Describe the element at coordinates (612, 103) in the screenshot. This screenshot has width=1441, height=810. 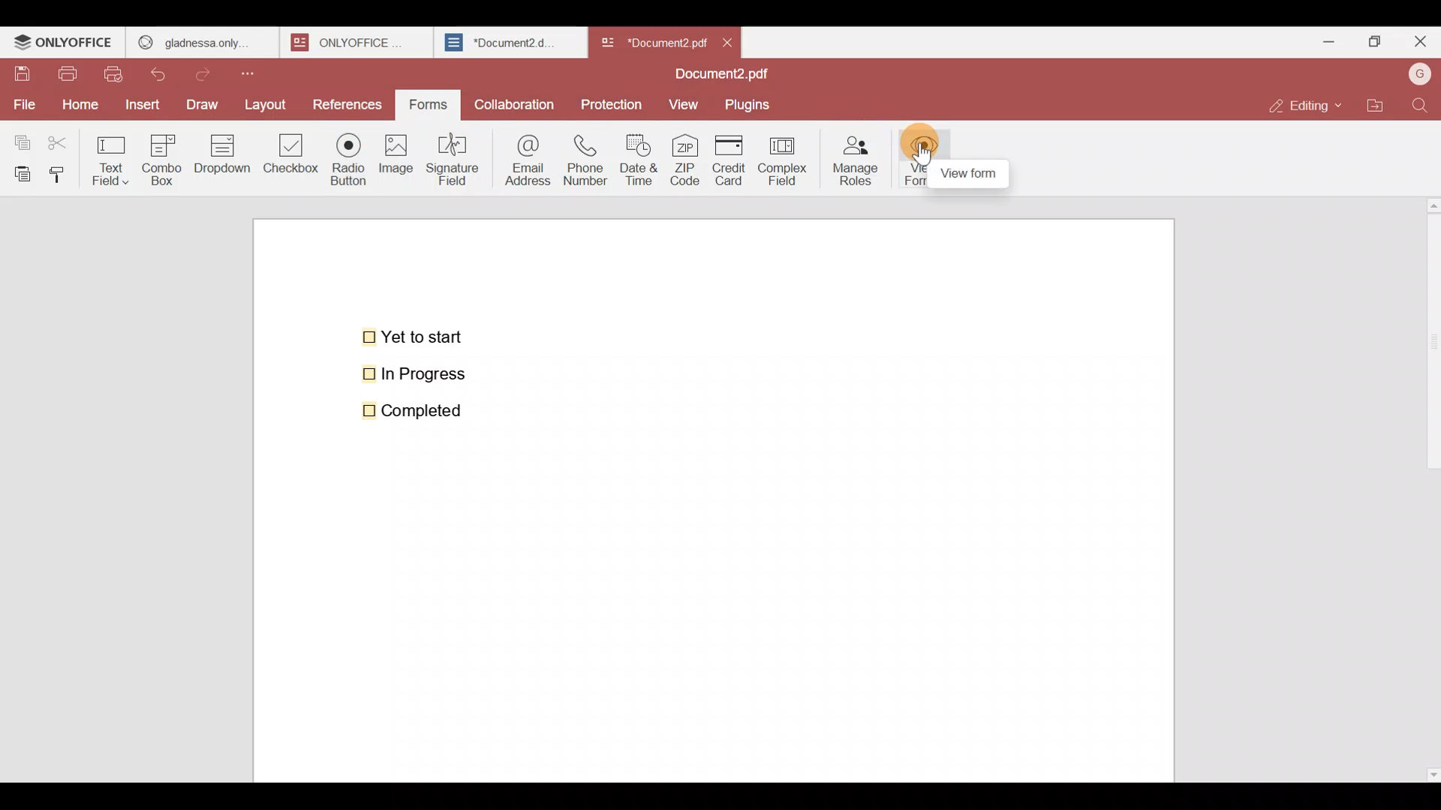
I see `Protection` at that location.